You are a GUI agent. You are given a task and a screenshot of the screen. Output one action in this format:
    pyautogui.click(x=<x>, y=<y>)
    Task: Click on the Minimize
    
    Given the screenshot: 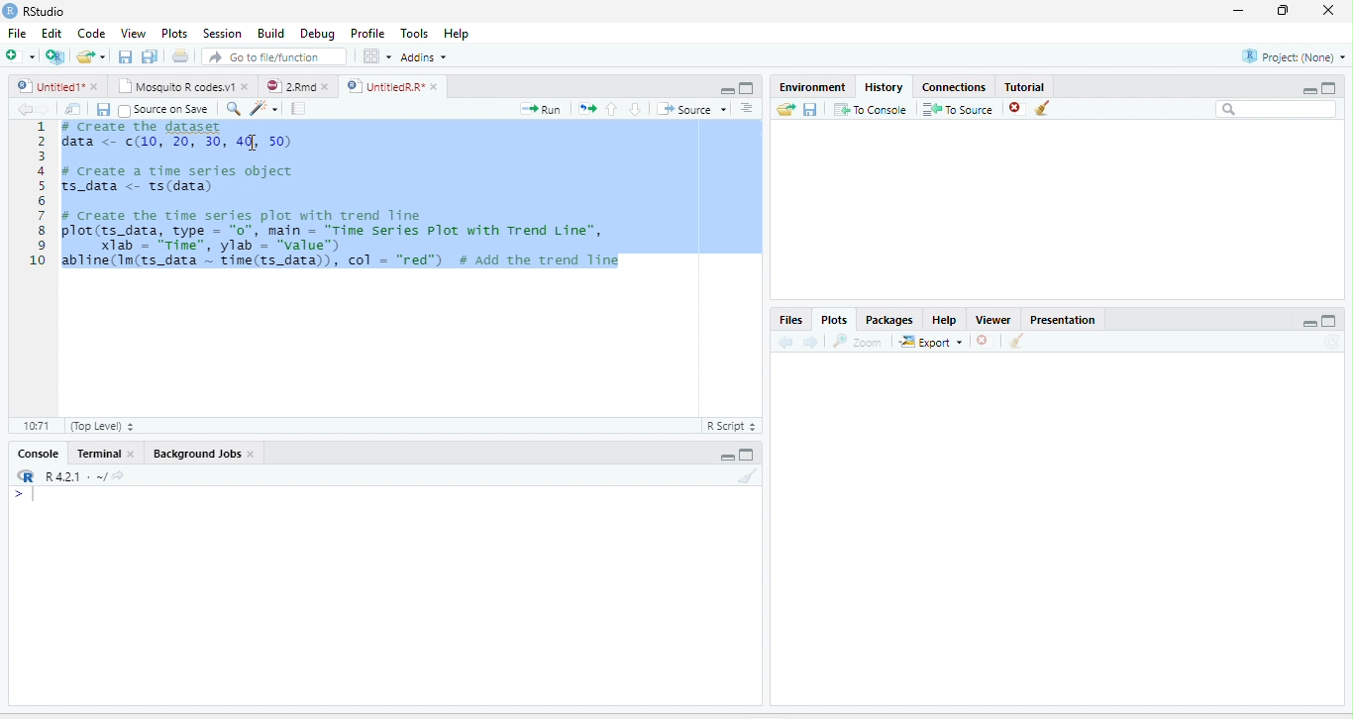 What is the action you would take?
    pyautogui.click(x=726, y=91)
    